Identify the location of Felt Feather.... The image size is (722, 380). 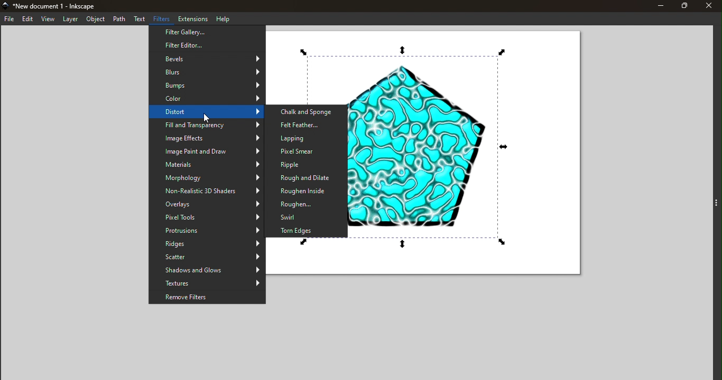
(307, 124).